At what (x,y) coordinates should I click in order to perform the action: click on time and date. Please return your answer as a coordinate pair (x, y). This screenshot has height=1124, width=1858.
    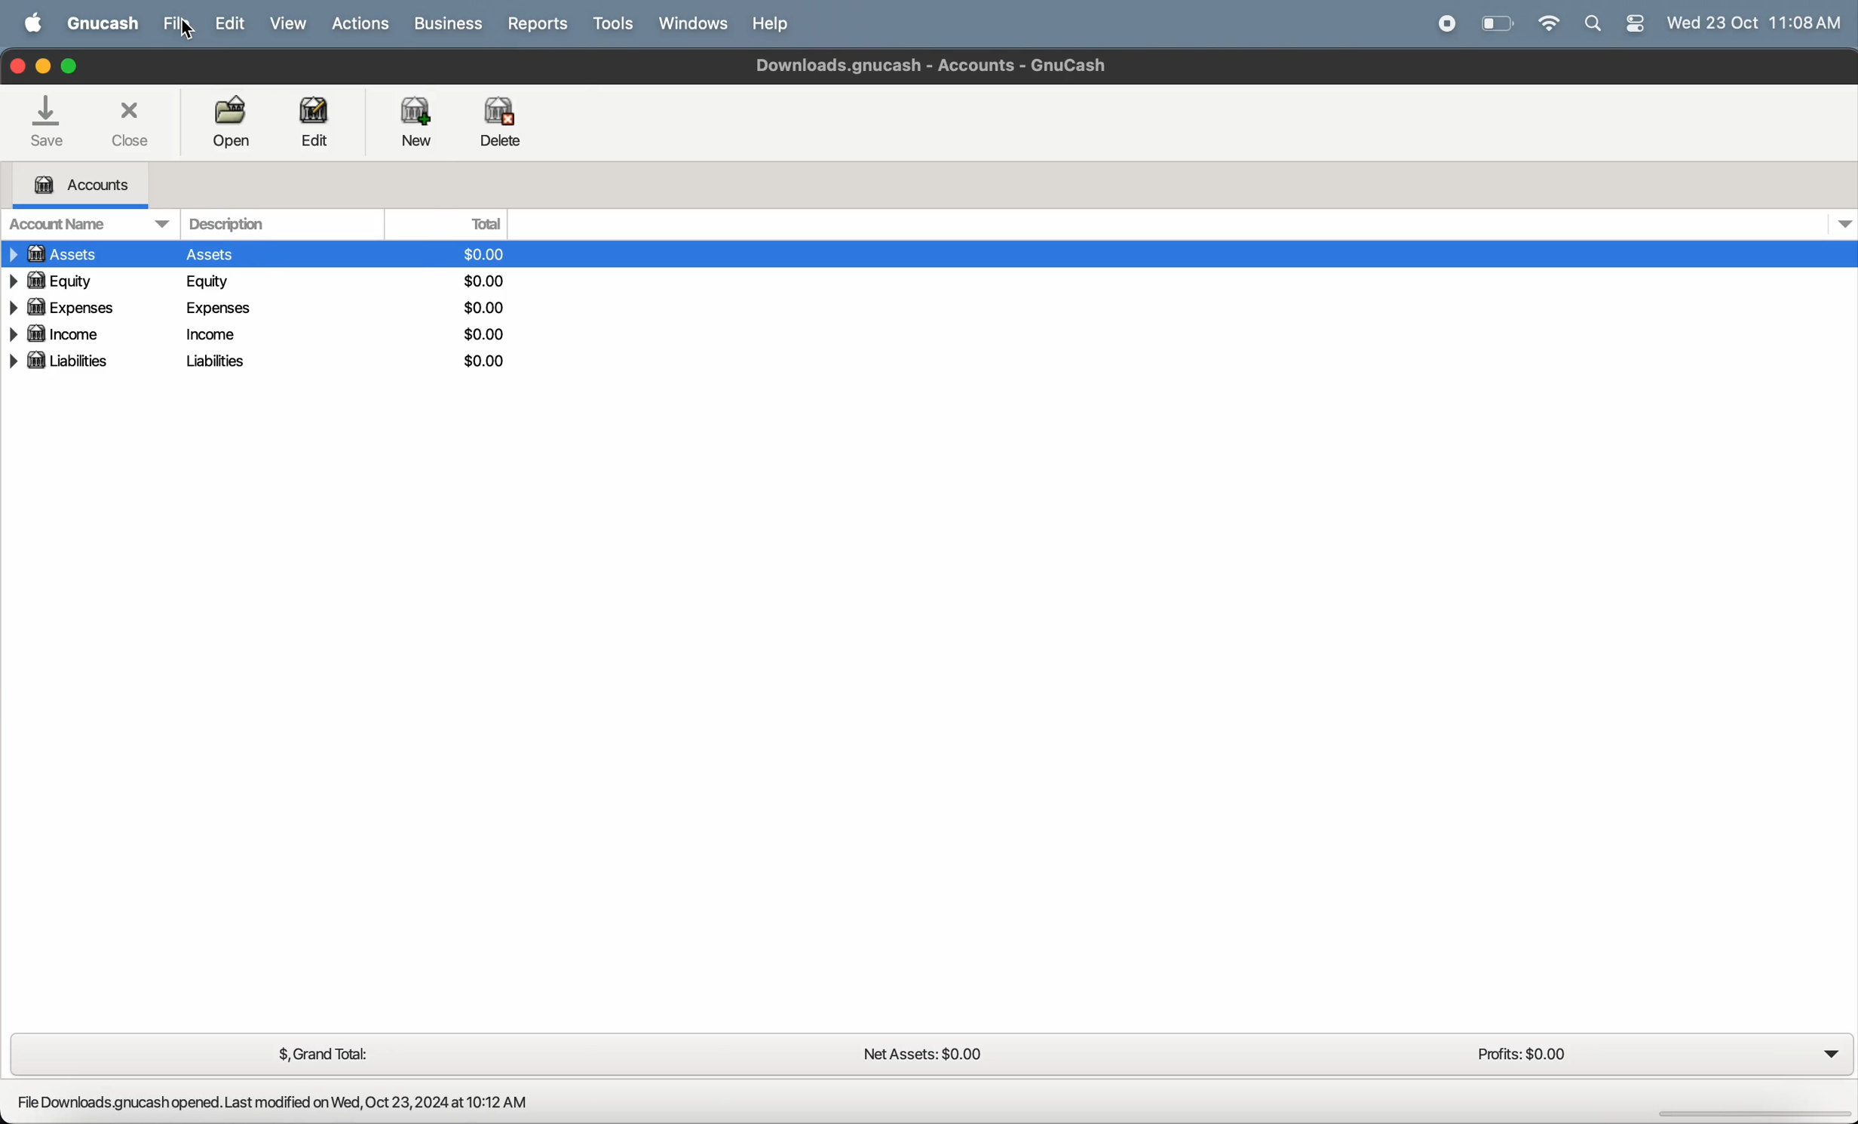
    Looking at the image, I should click on (1756, 24).